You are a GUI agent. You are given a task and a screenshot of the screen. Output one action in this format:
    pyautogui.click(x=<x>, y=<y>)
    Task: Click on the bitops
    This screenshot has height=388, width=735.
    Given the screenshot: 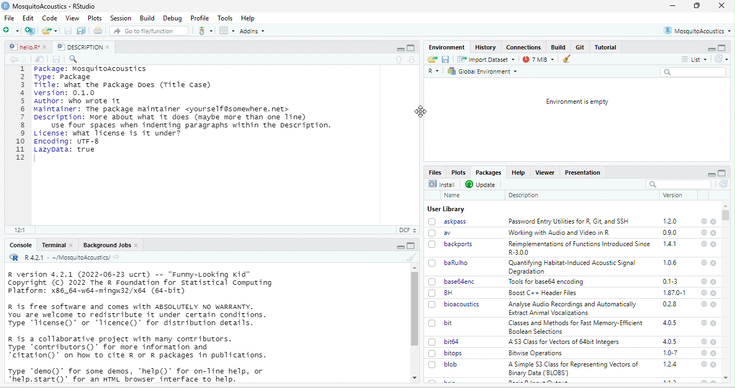 What is the action you would take?
    pyautogui.click(x=447, y=354)
    